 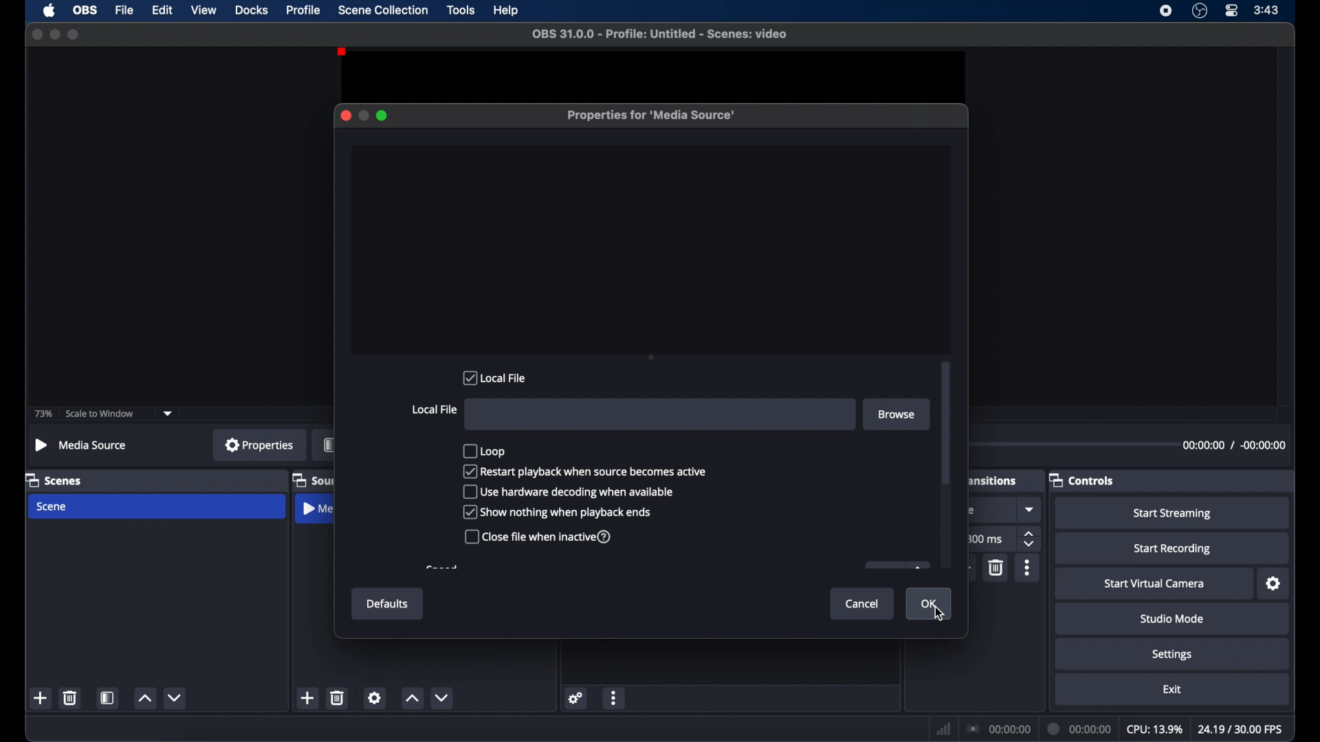 I want to click on 00:00:00, so click(x=1080, y=729).